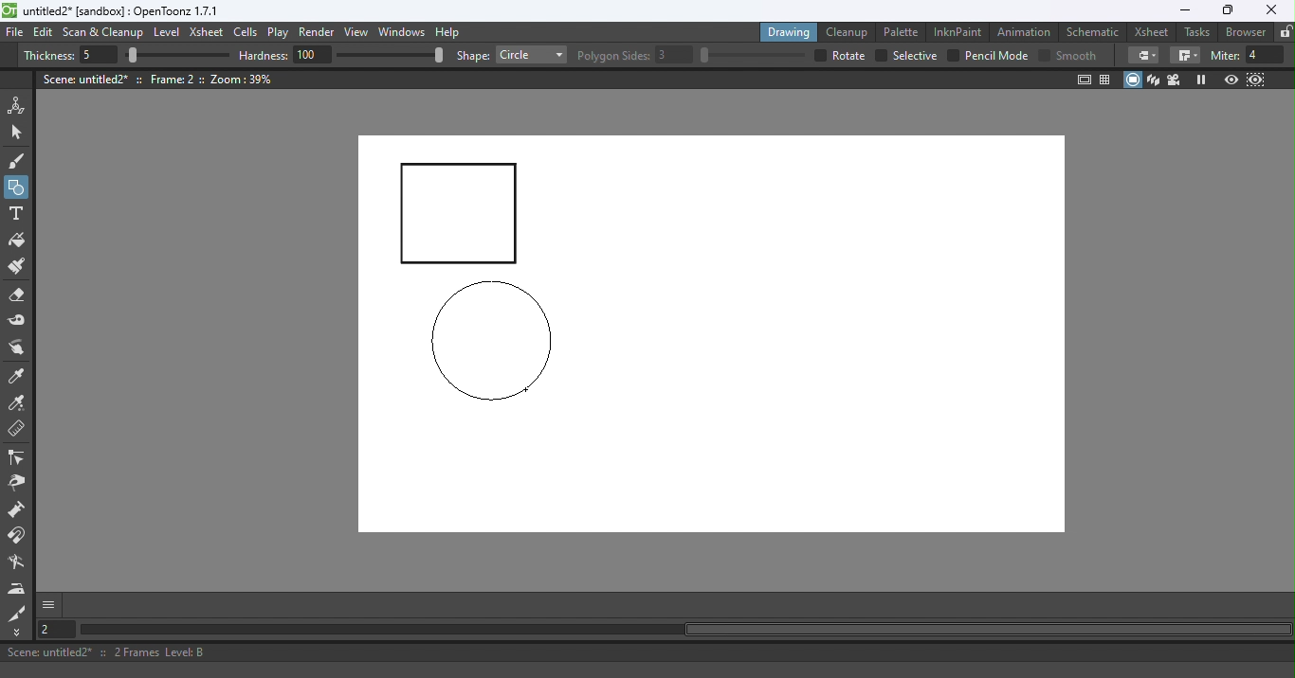 The image size is (1295, 678). Describe the element at coordinates (390, 54) in the screenshot. I see `slider` at that location.